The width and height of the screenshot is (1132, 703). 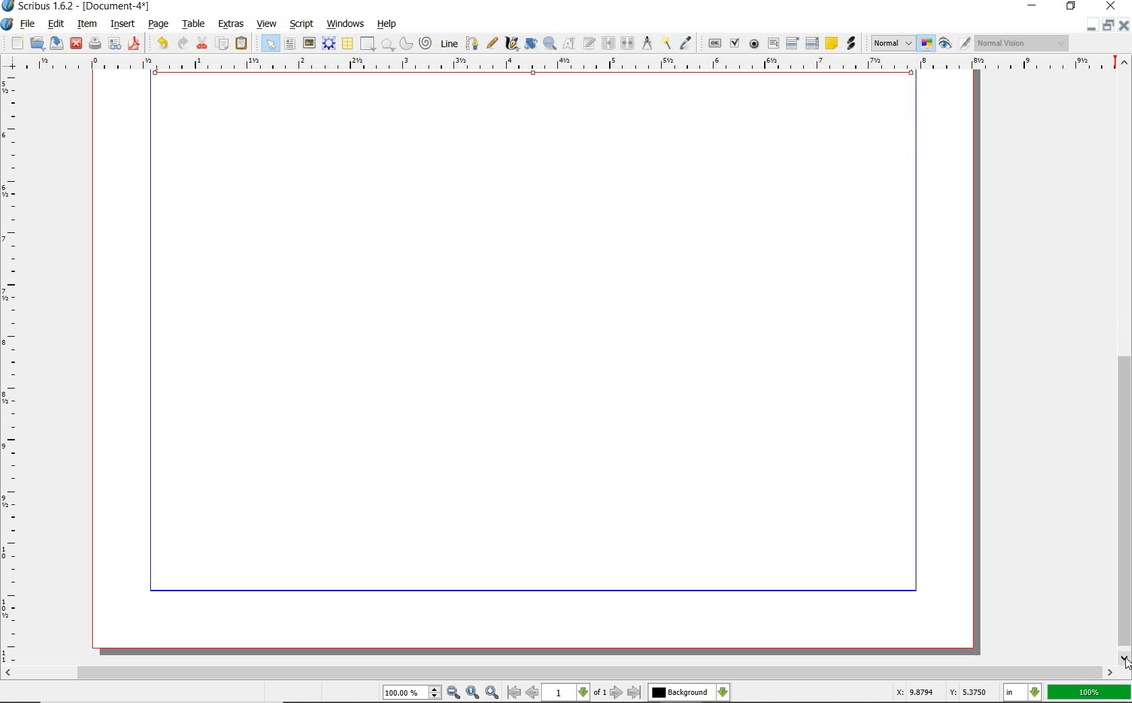 What do you see at coordinates (955, 44) in the screenshot?
I see `preview mode` at bounding box center [955, 44].